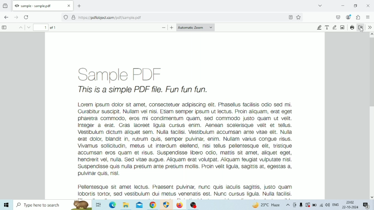 The image size is (374, 210). What do you see at coordinates (315, 205) in the screenshot?
I see `Battery` at bounding box center [315, 205].